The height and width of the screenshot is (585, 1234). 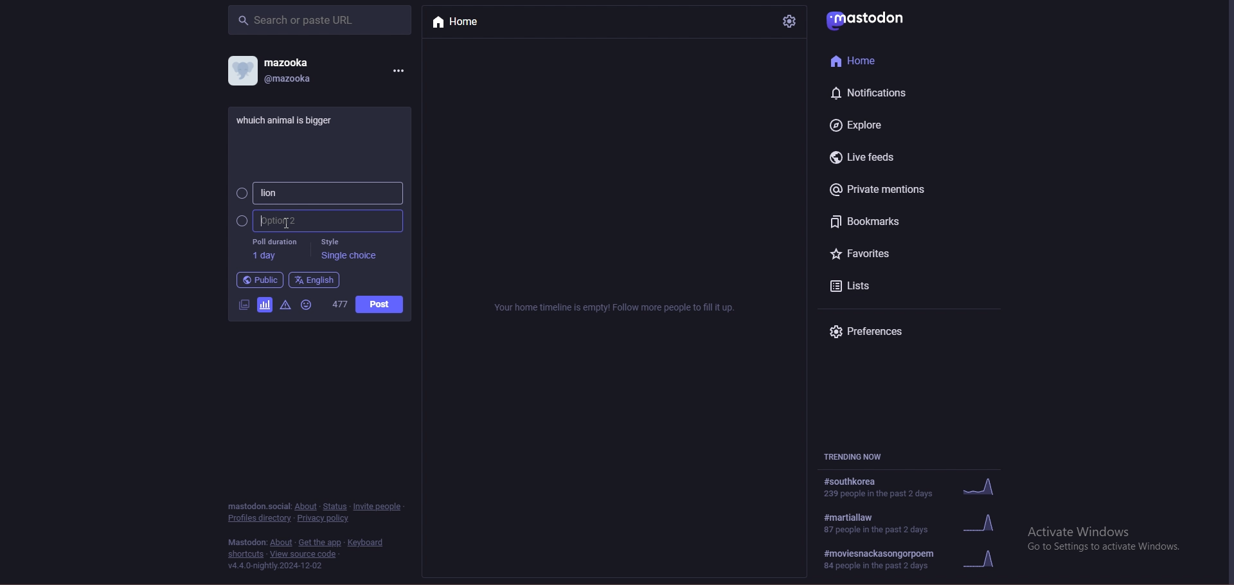 I want to click on post, so click(x=291, y=119).